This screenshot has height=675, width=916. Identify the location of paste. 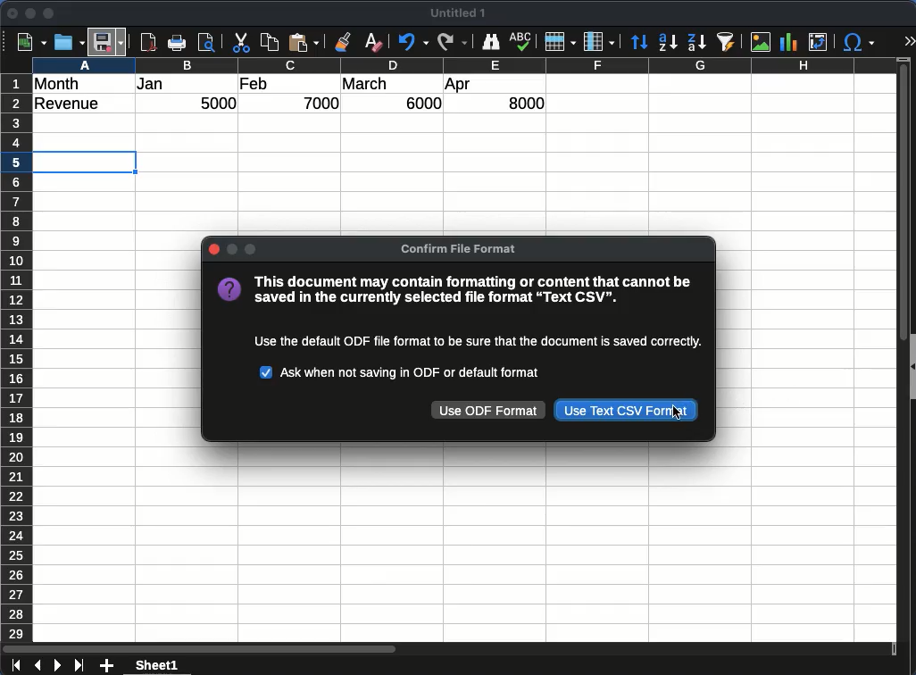
(305, 43).